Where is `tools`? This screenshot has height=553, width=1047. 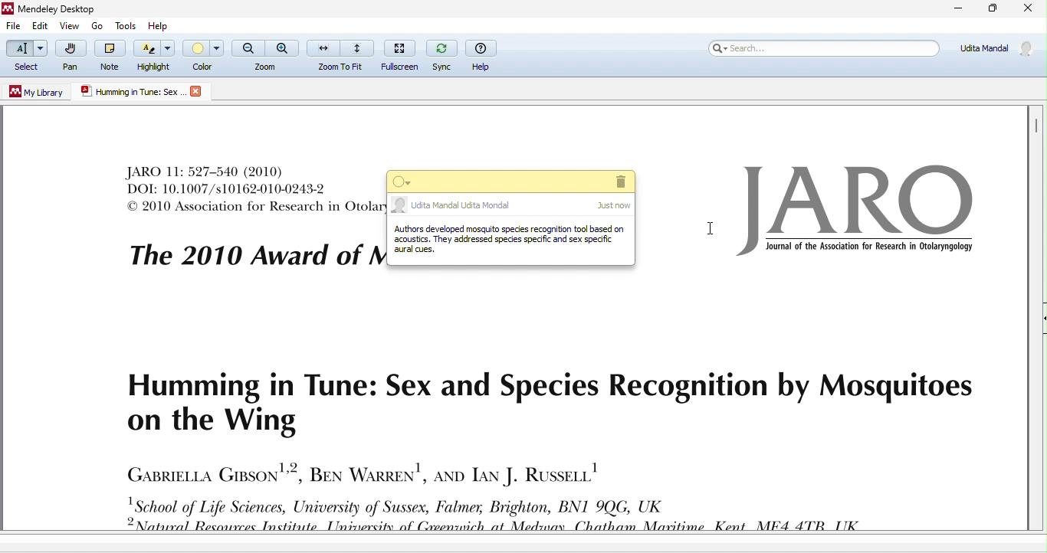
tools is located at coordinates (124, 25).